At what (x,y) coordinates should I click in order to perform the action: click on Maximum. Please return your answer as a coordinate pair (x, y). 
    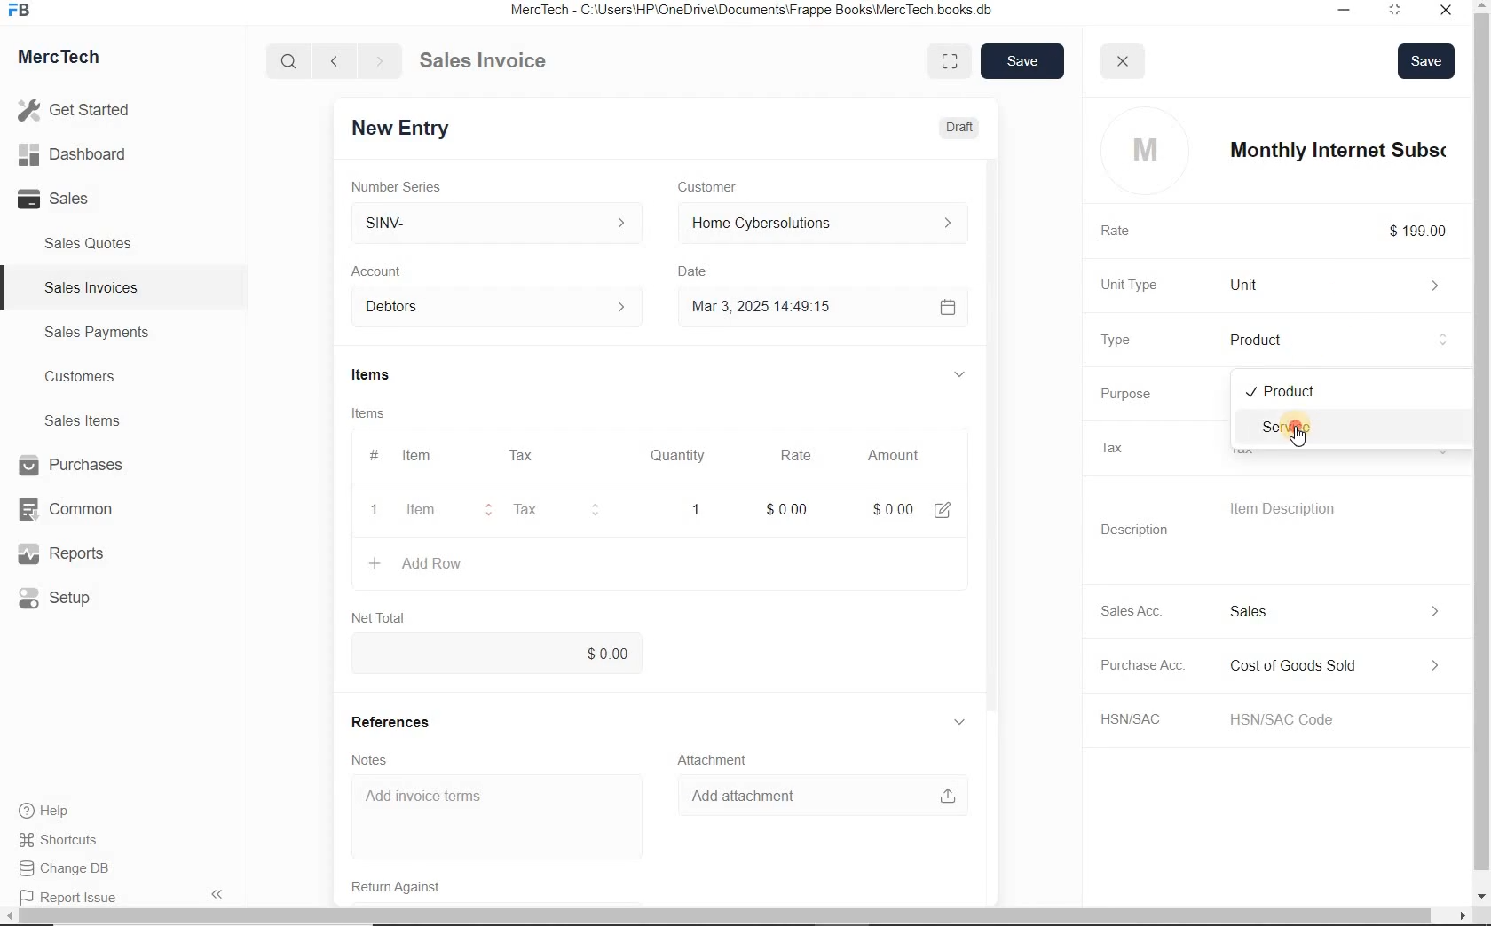
    Looking at the image, I should click on (1403, 12).